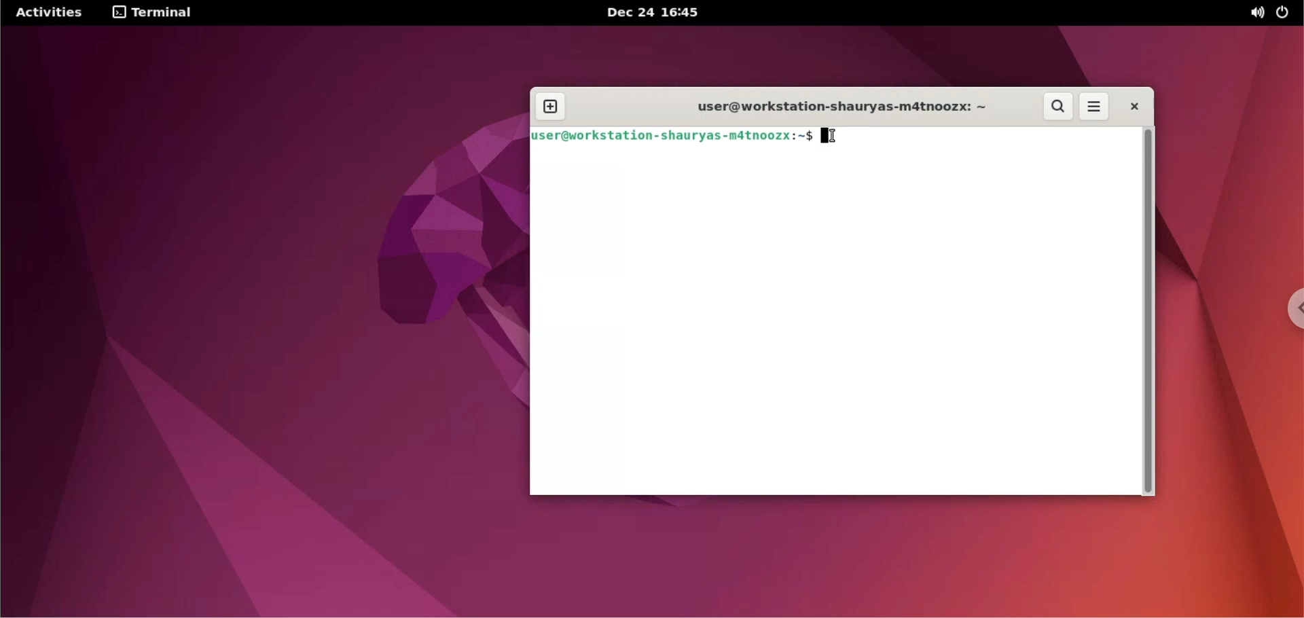  What do you see at coordinates (1286, 14) in the screenshot?
I see `power options` at bounding box center [1286, 14].